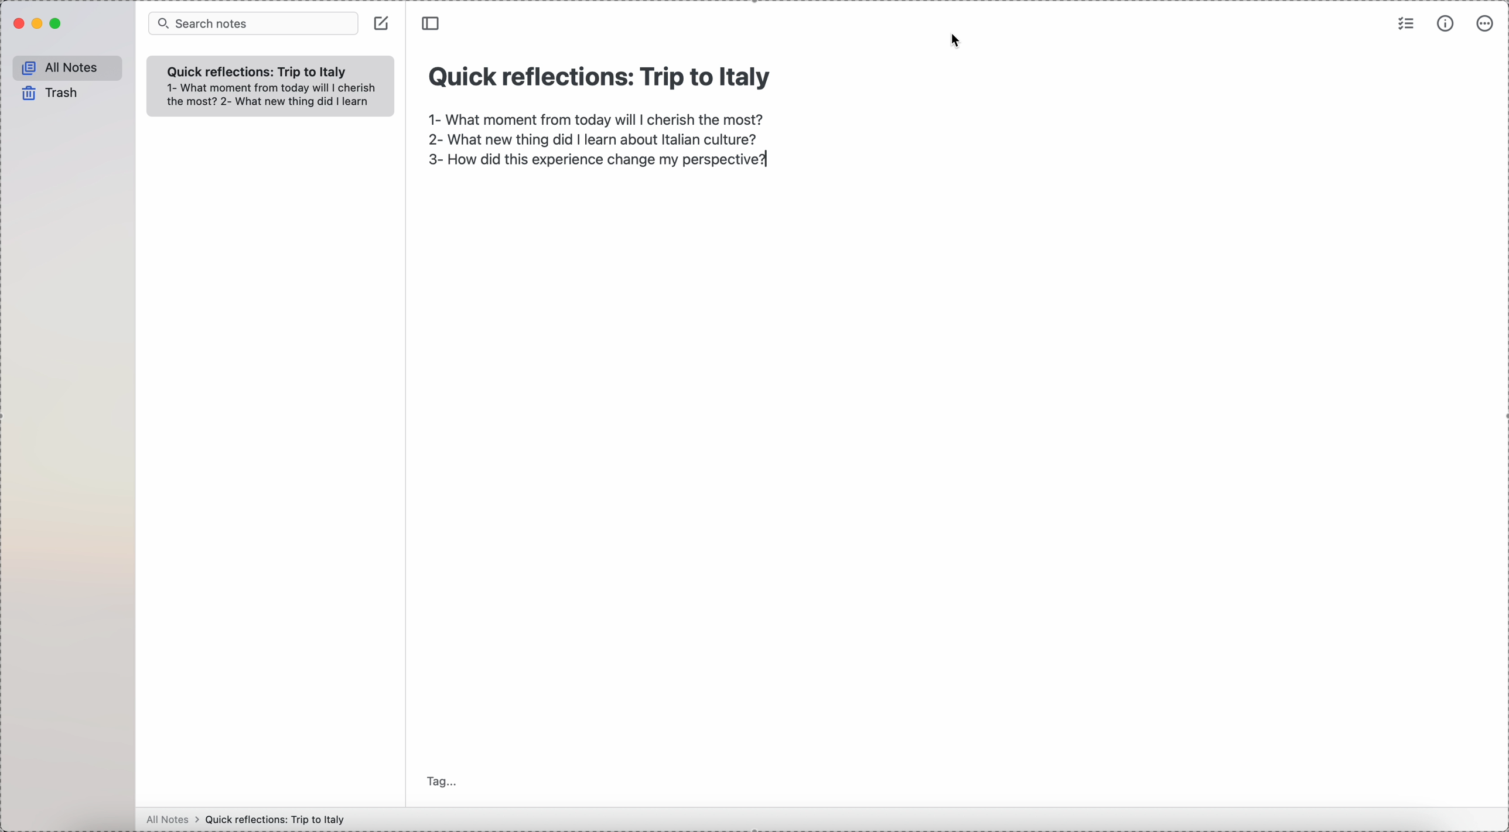  Describe the element at coordinates (593, 139) in the screenshot. I see `2- What new thing did I learn about Italian culture?` at that location.